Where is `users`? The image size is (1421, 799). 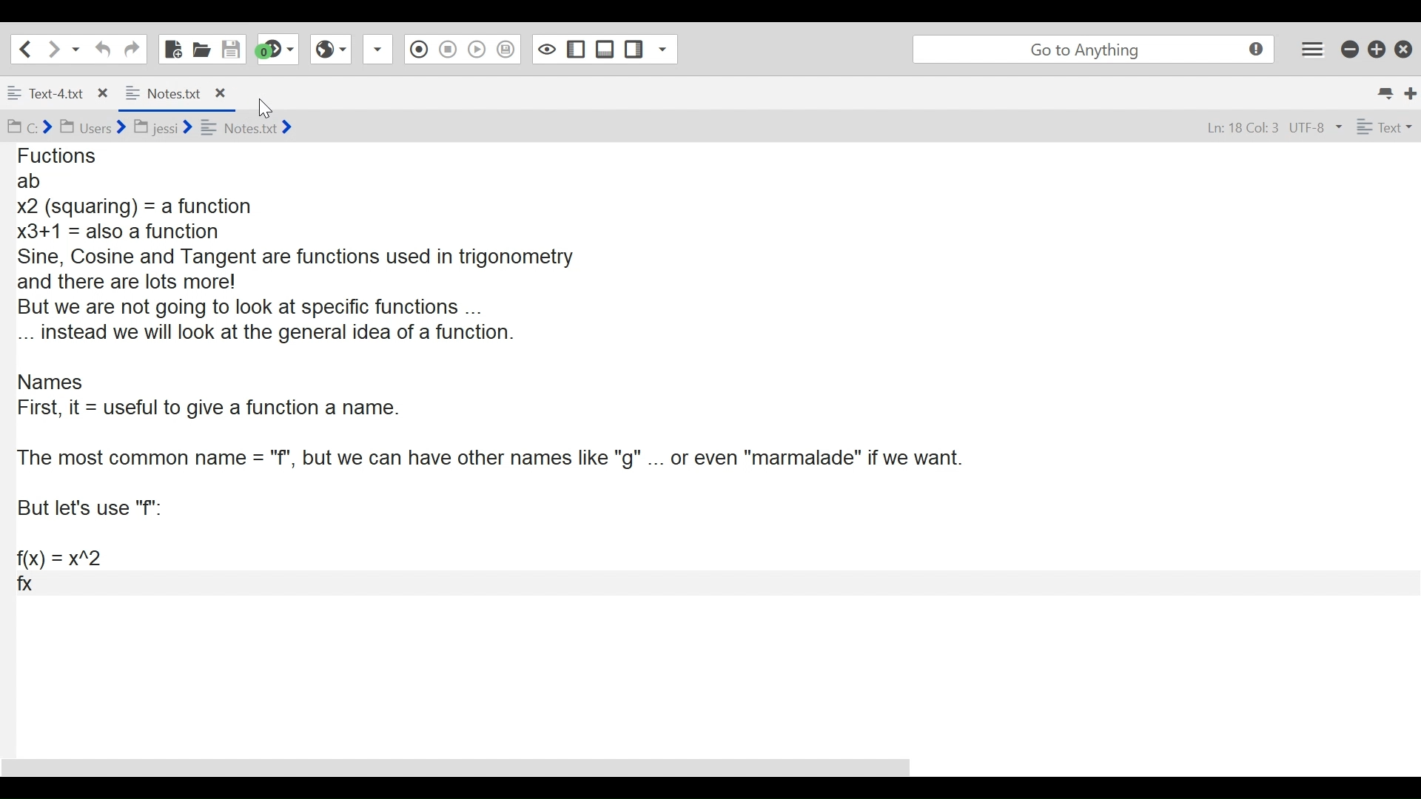 users is located at coordinates (92, 128).